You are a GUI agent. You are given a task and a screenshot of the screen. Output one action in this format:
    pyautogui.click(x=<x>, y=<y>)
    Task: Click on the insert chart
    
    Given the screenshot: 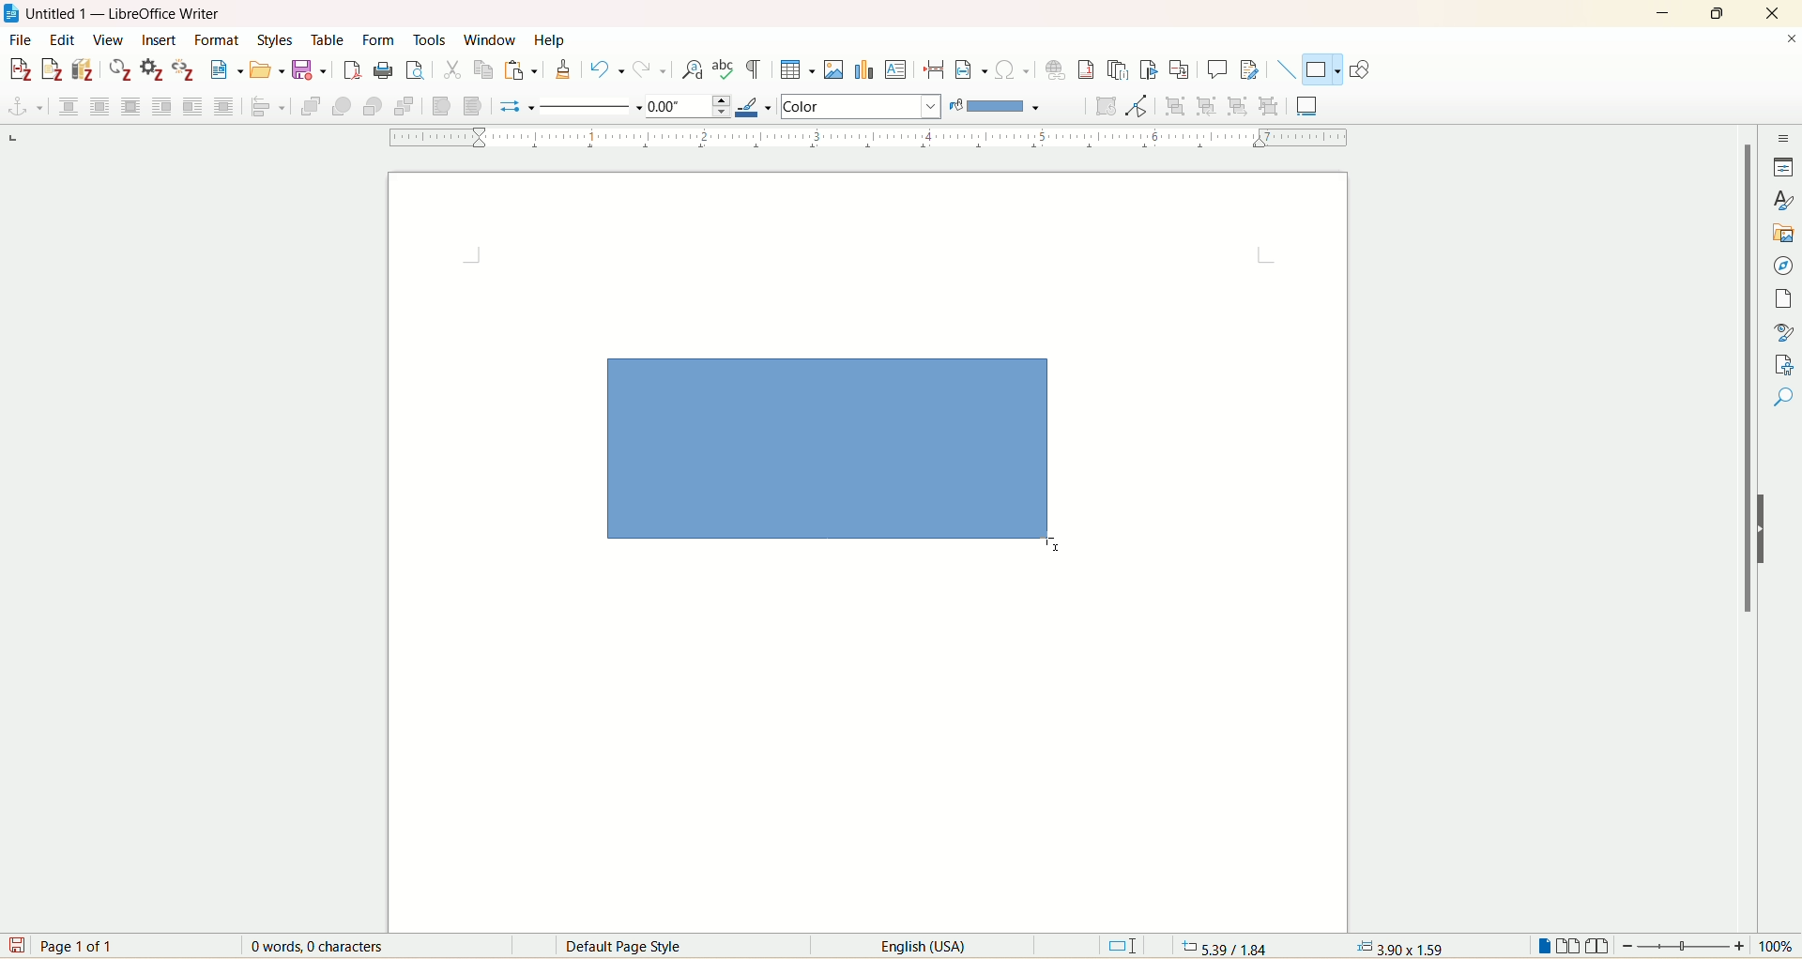 What is the action you would take?
    pyautogui.click(x=863, y=68)
    